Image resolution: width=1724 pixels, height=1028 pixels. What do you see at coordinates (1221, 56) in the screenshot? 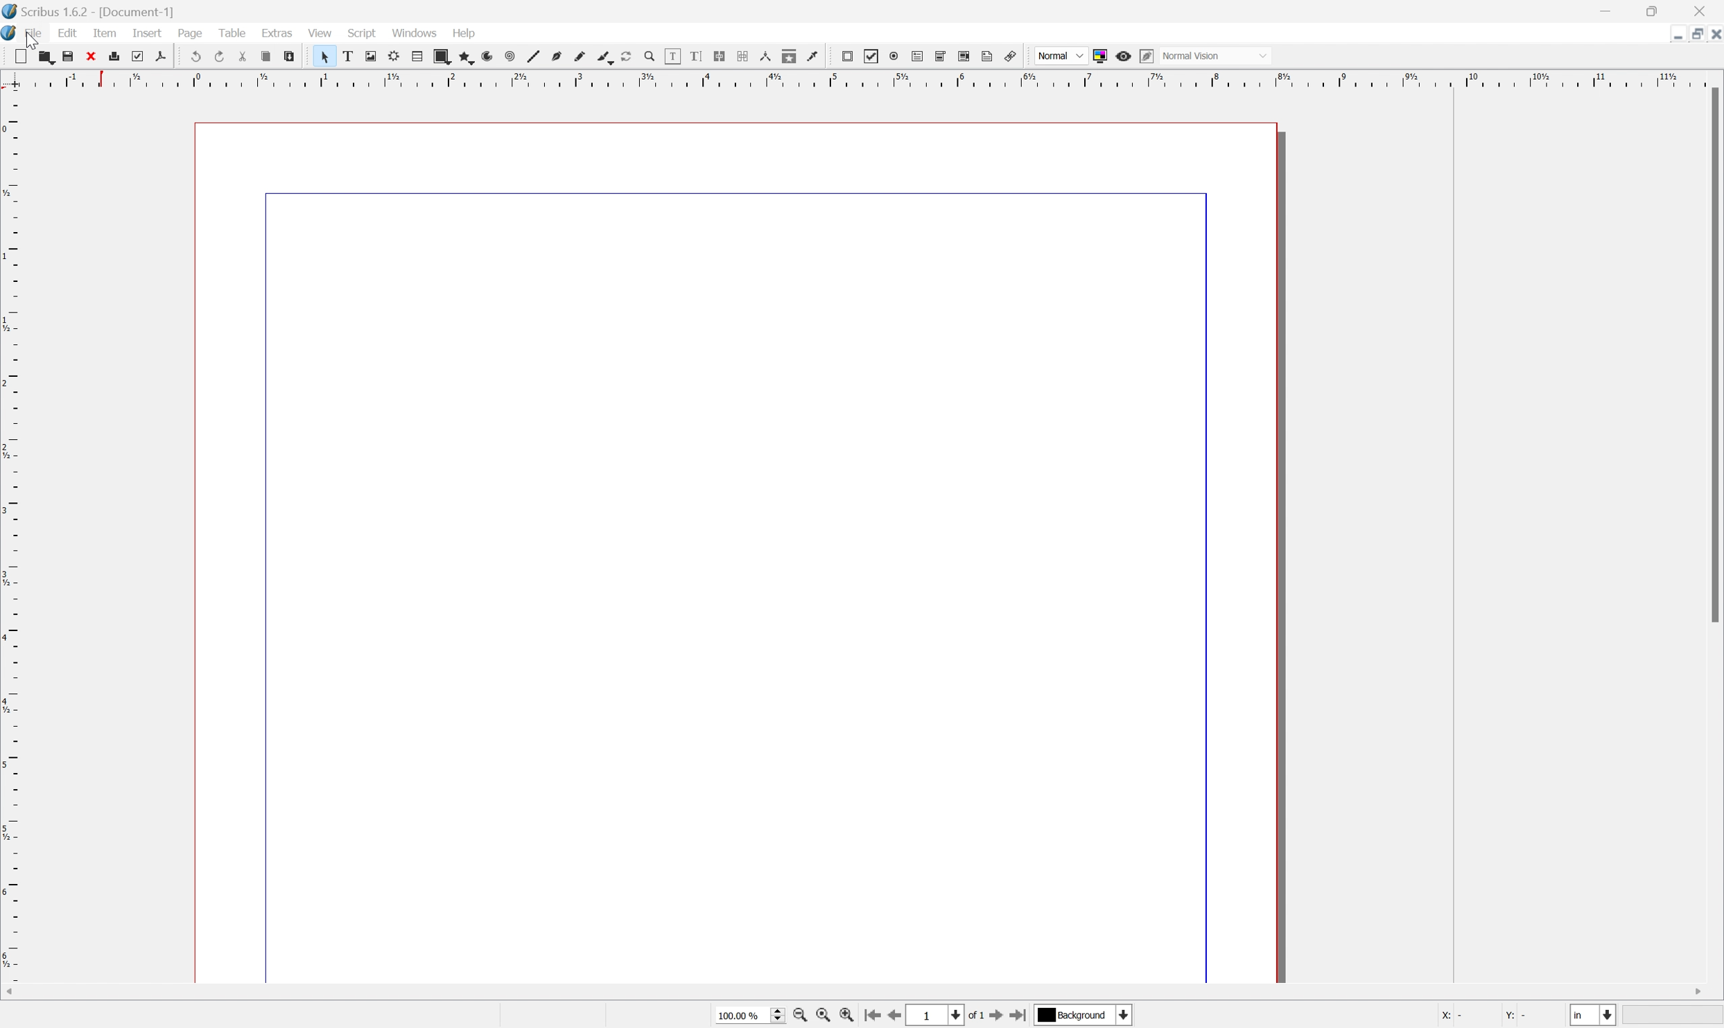
I see `Normal vision` at bounding box center [1221, 56].